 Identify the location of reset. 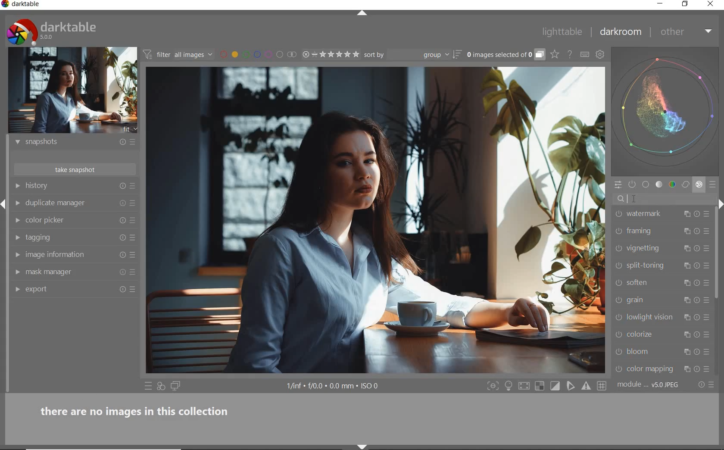
(122, 219).